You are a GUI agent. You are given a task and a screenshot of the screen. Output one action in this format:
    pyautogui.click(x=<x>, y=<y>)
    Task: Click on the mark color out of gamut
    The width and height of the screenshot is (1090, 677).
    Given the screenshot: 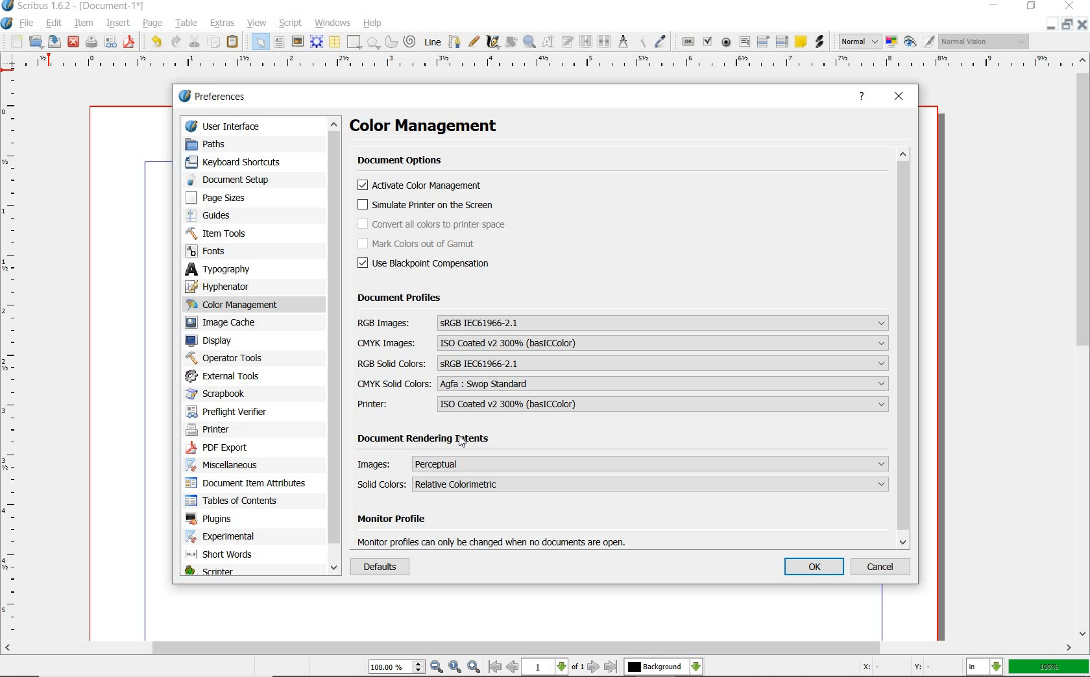 What is the action you would take?
    pyautogui.click(x=431, y=244)
    